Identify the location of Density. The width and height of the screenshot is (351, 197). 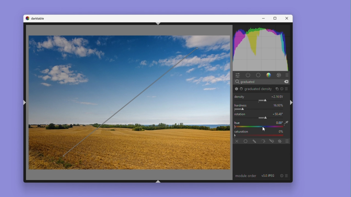
(240, 96).